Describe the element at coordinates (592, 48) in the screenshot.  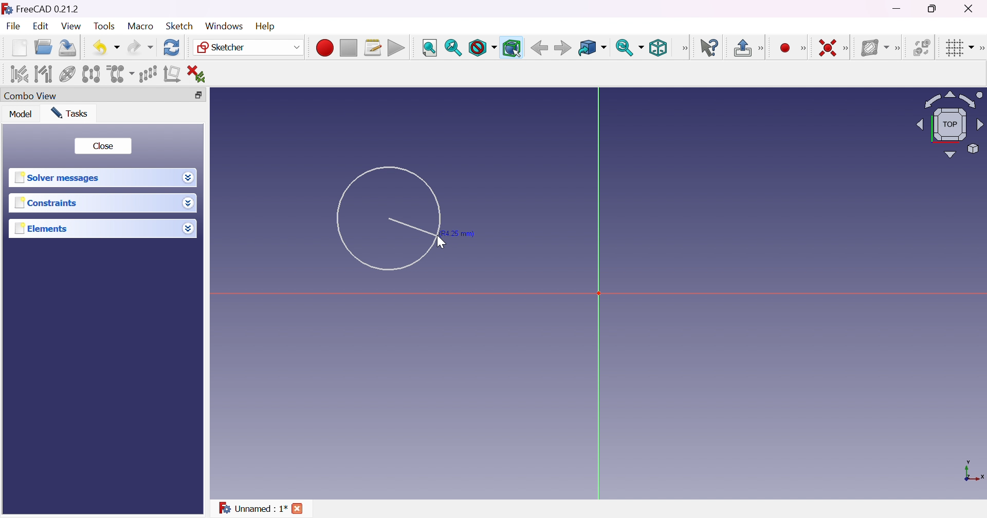
I see `Go to linked object` at that location.